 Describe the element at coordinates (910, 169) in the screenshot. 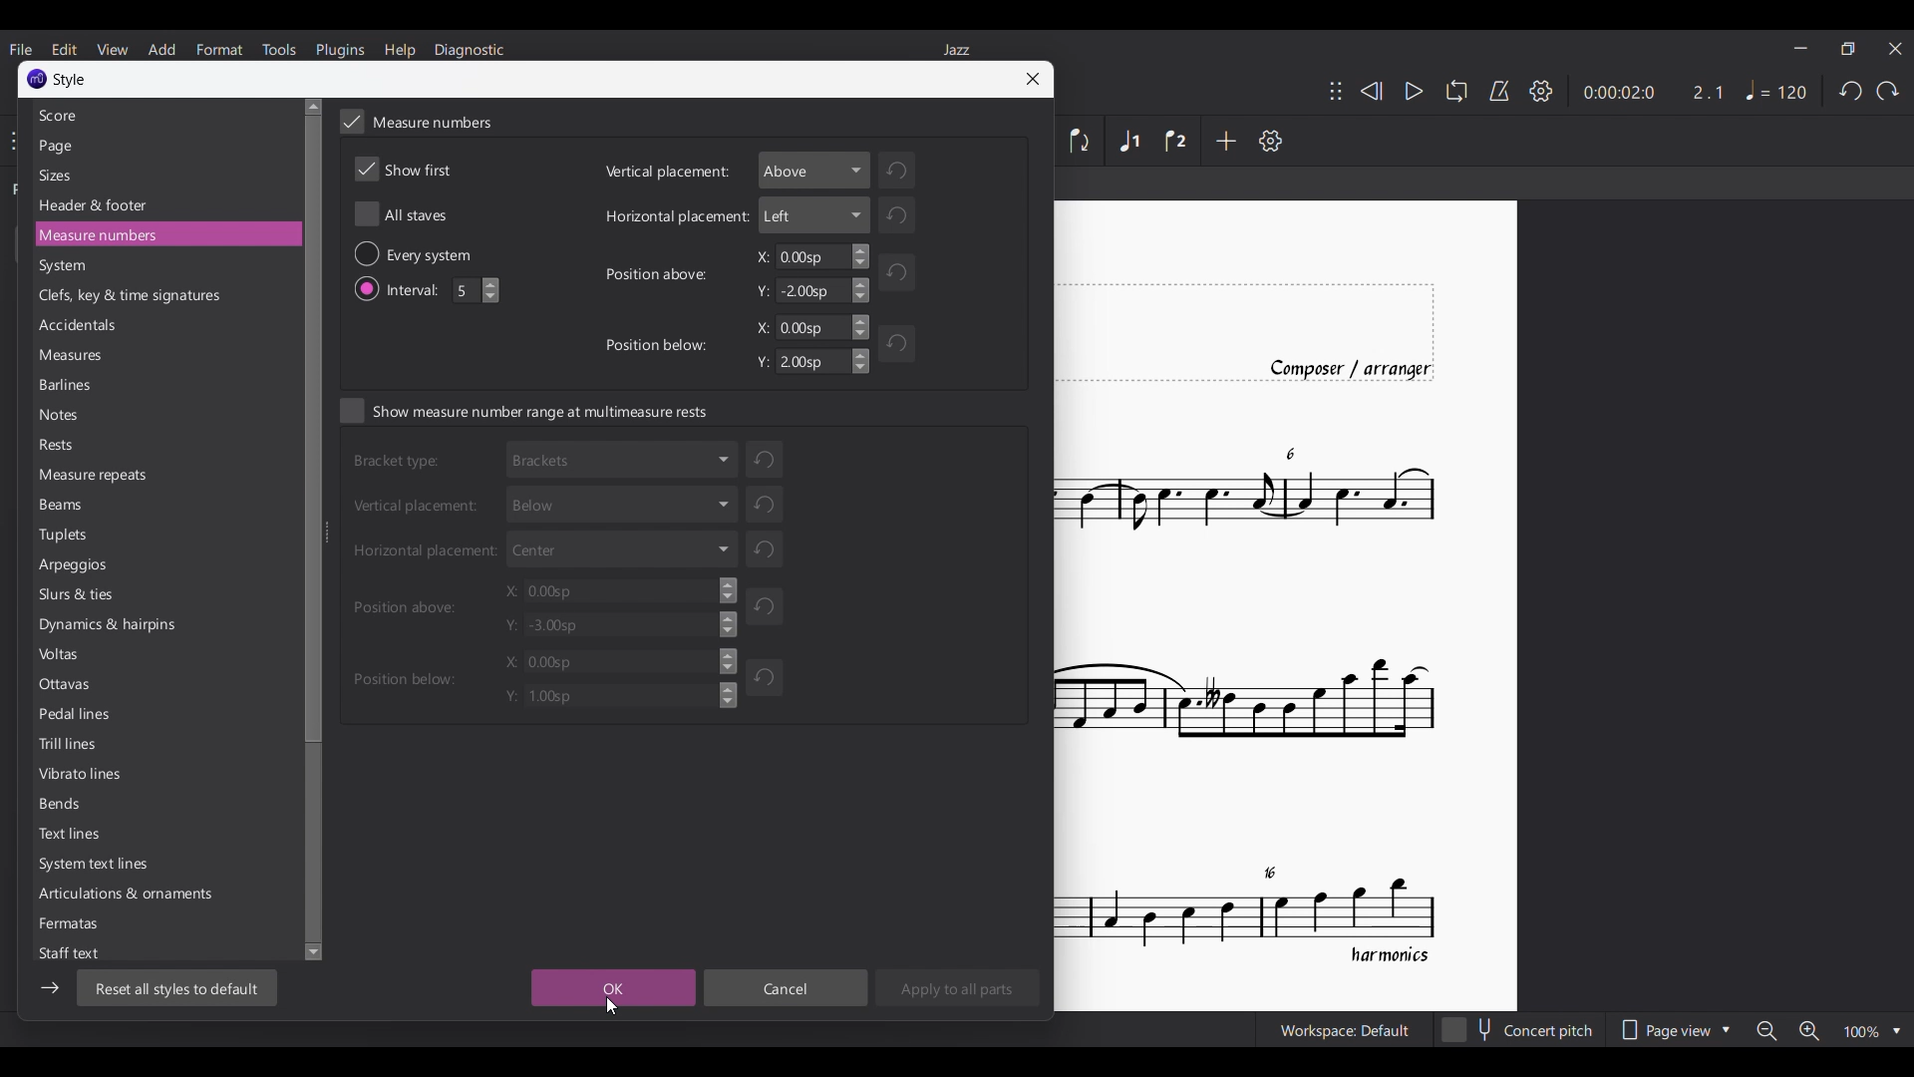

I see `Undo changes made to respective setting` at that location.